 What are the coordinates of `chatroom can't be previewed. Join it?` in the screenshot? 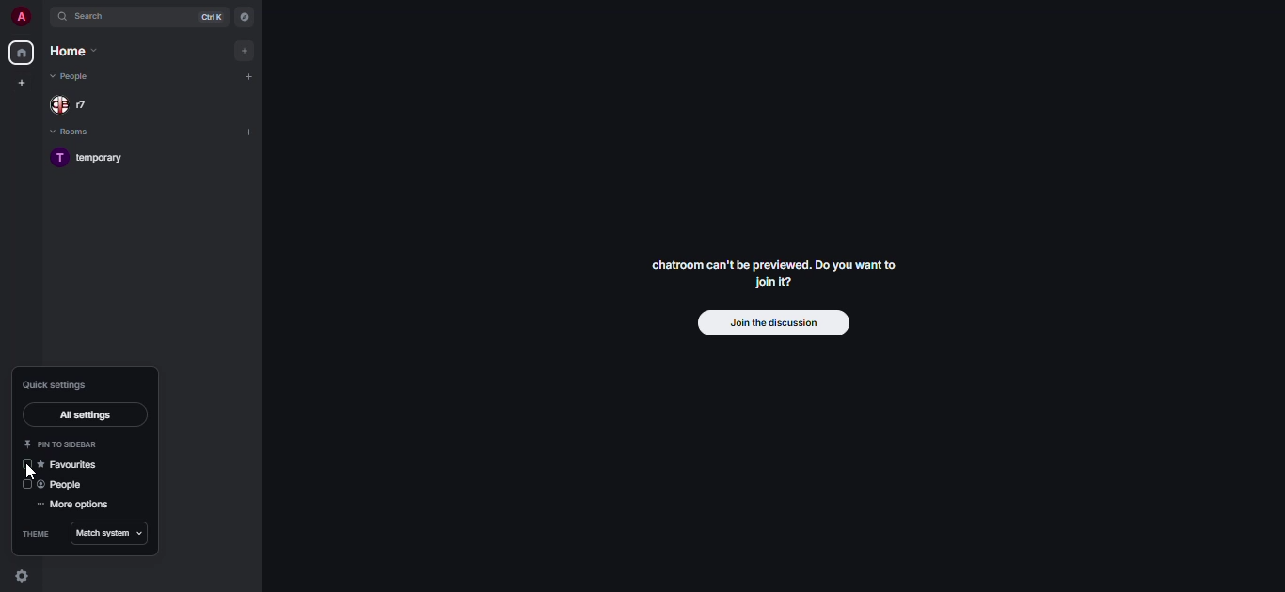 It's located at (772, 273).